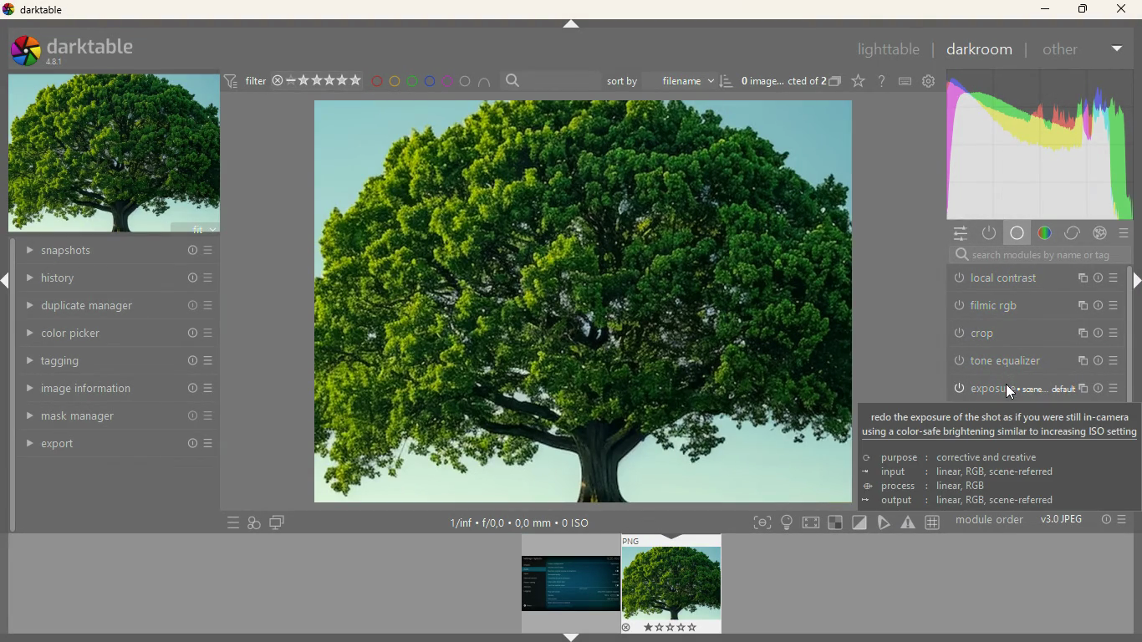 The width and height of the screenshot is (1142, 642). Describe the element at coordinates (668, 81) in the screenshot. I see `sort by filename` at that location.